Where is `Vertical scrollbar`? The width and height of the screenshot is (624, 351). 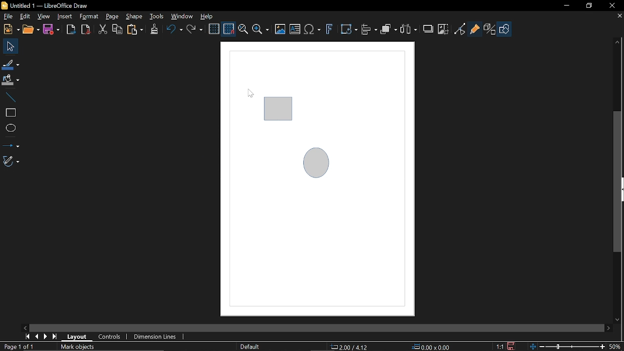
Vertical scrollbar is located at coordinates (618, 182).